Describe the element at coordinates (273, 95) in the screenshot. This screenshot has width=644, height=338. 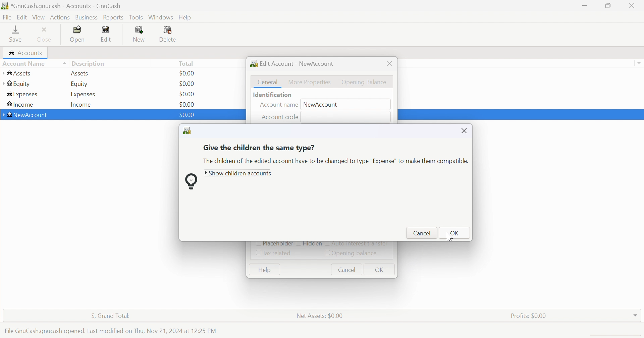
I see `Identification` at that location.